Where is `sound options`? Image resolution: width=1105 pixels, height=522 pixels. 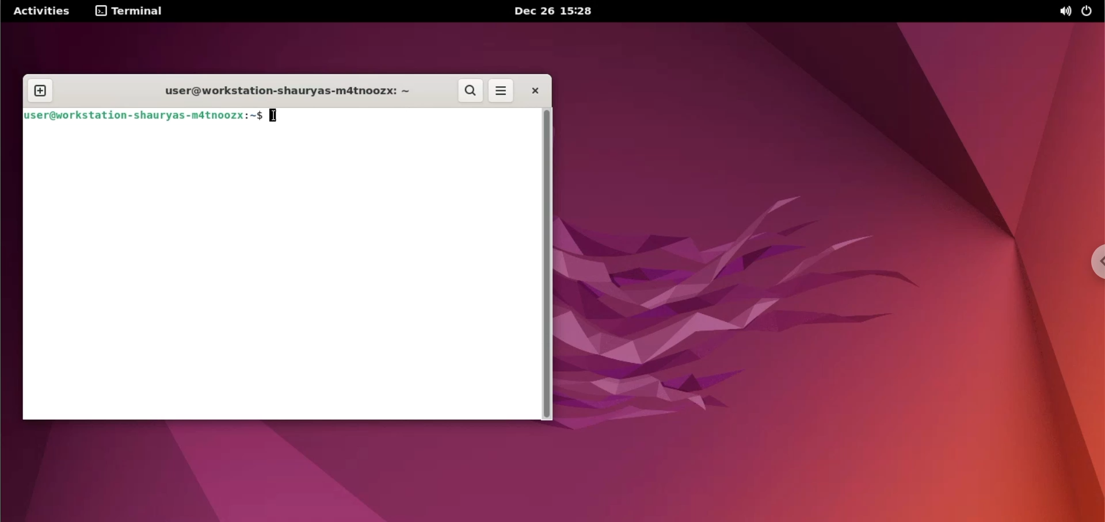 sound options is located at coordinates (1064, 11).